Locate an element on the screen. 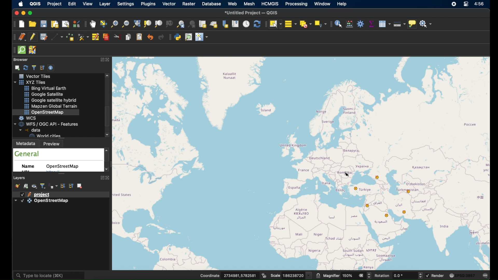  zoom in is located at coordinates (114, 25).